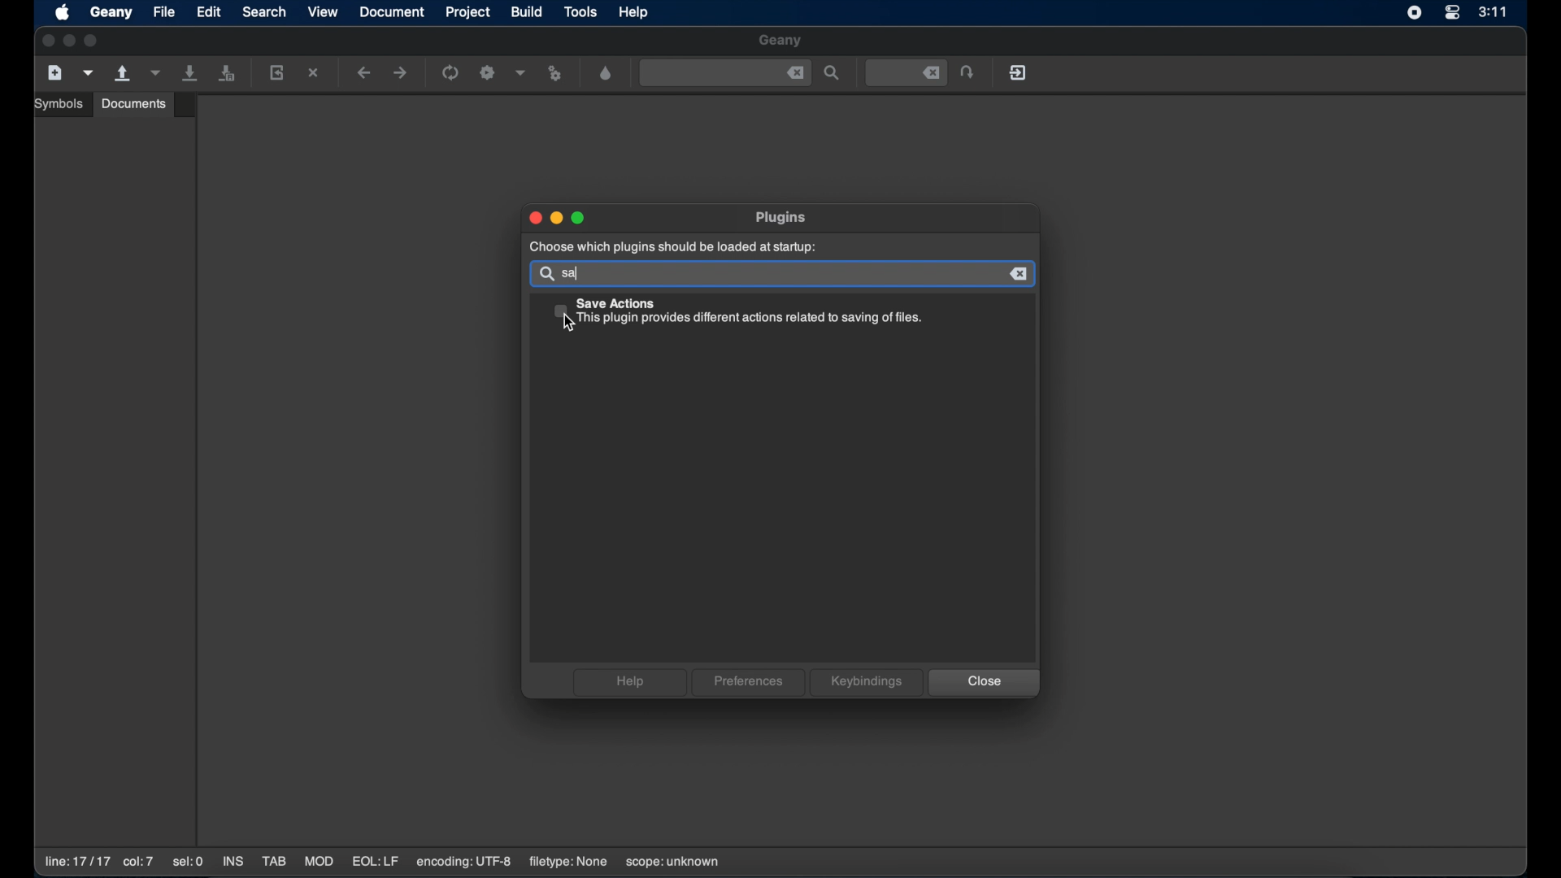 This screenshot has width=1561, height=878. Describe the element at coordinates (833, 74) in the screenshot. I see `find the entered text in the file` at that location.